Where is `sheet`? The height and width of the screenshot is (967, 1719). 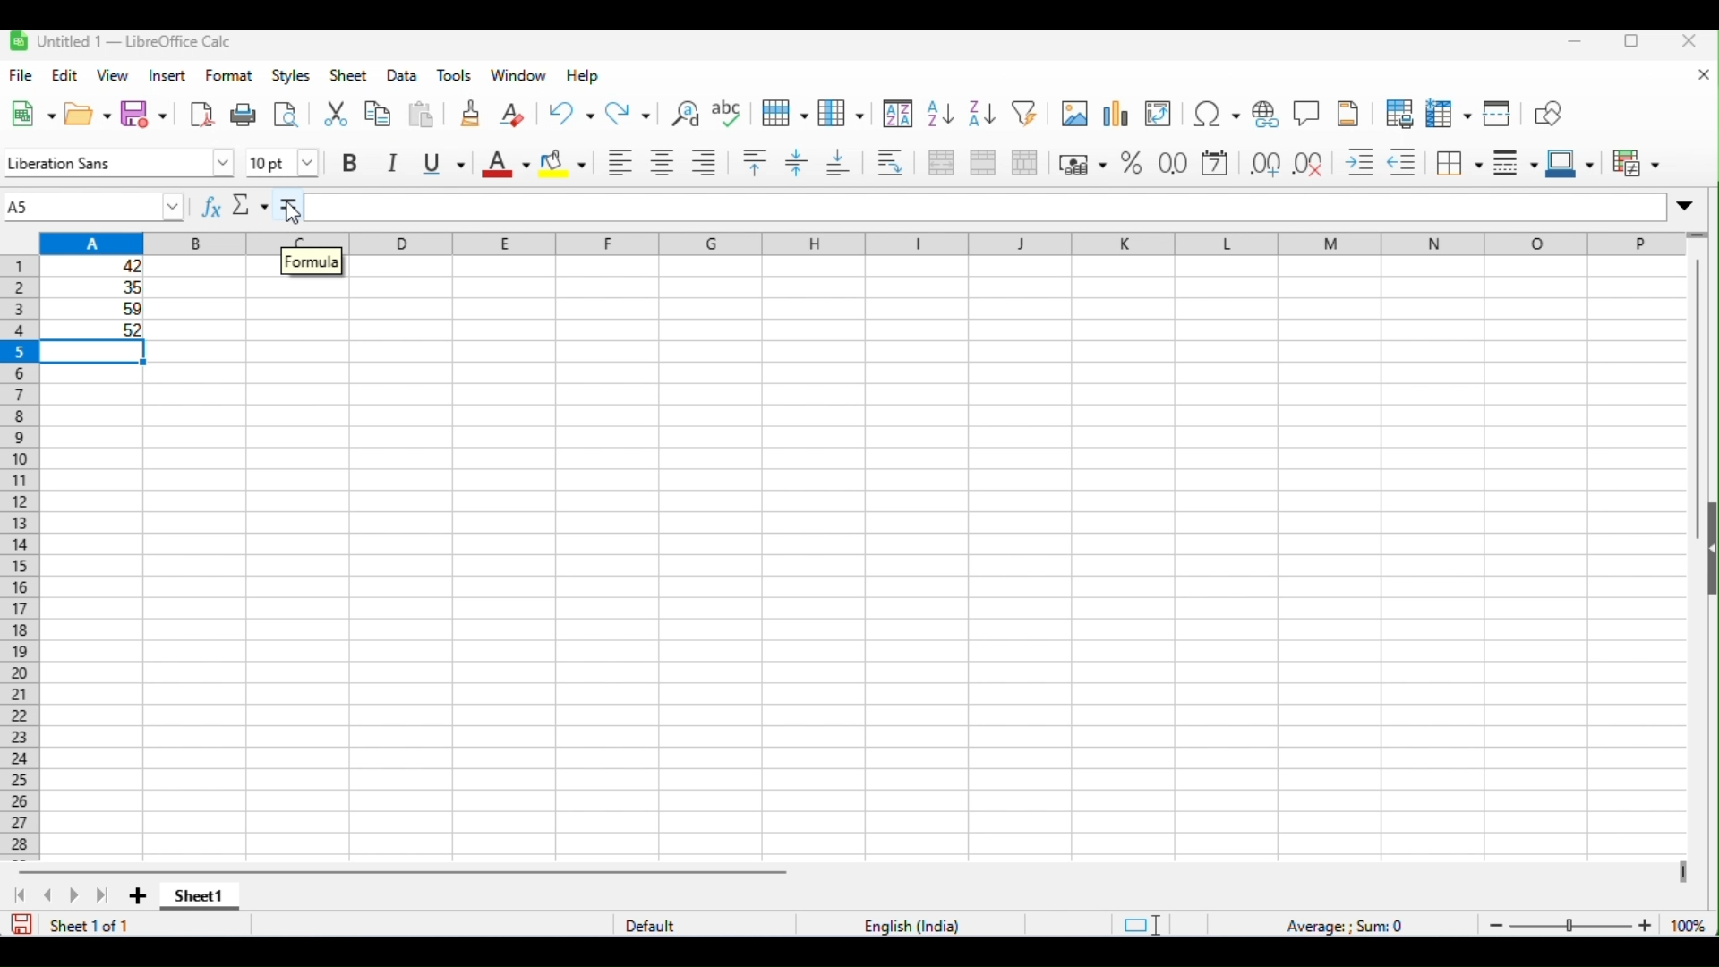 sheet is located at coordinates (347, 75).